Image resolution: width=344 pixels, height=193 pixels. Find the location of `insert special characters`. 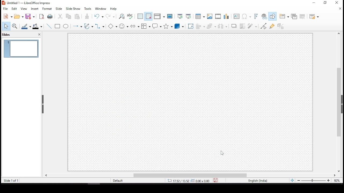

insert special characters is located at coordinates (247, 16).